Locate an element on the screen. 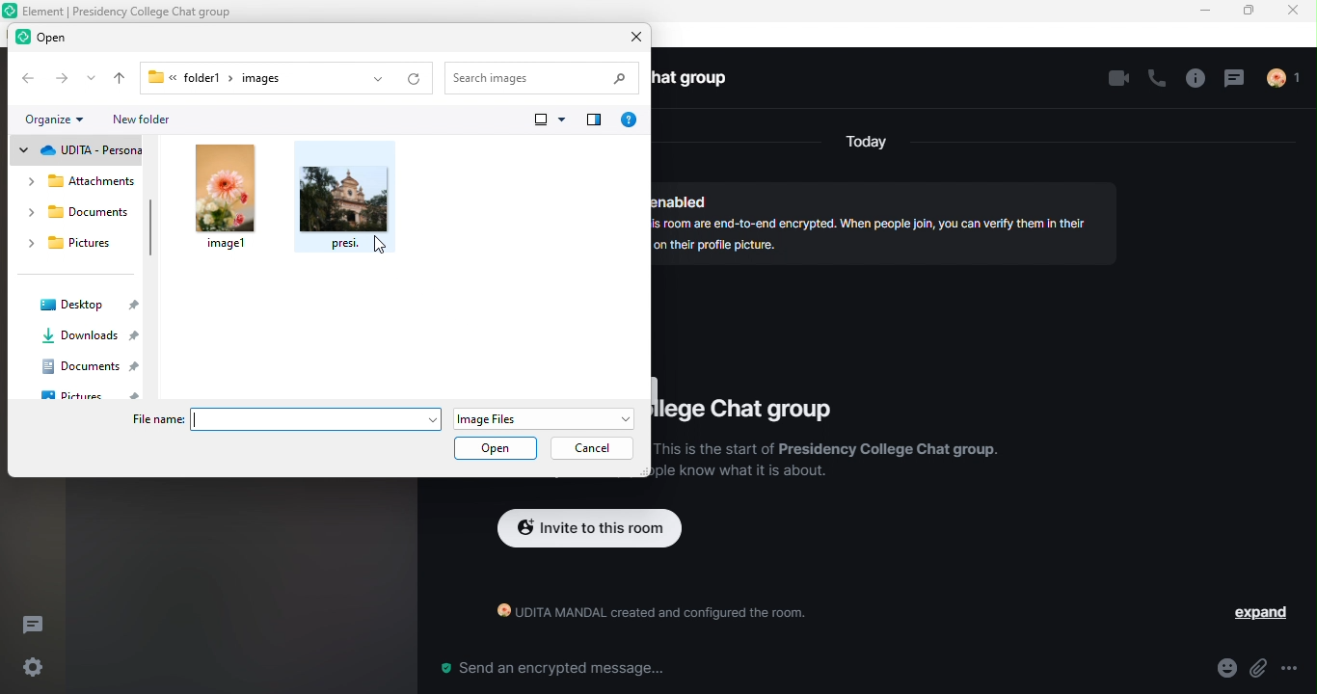 The height and width of the screenshot is (694, 1317). presi is located at coordinates (348, 200).